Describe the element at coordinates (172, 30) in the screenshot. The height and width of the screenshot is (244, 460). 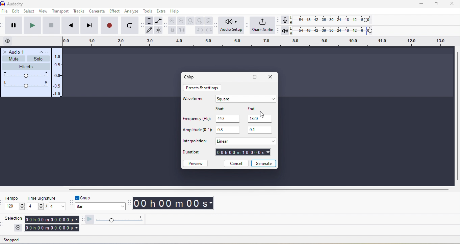
I see `trim audio outside selection` at that location.